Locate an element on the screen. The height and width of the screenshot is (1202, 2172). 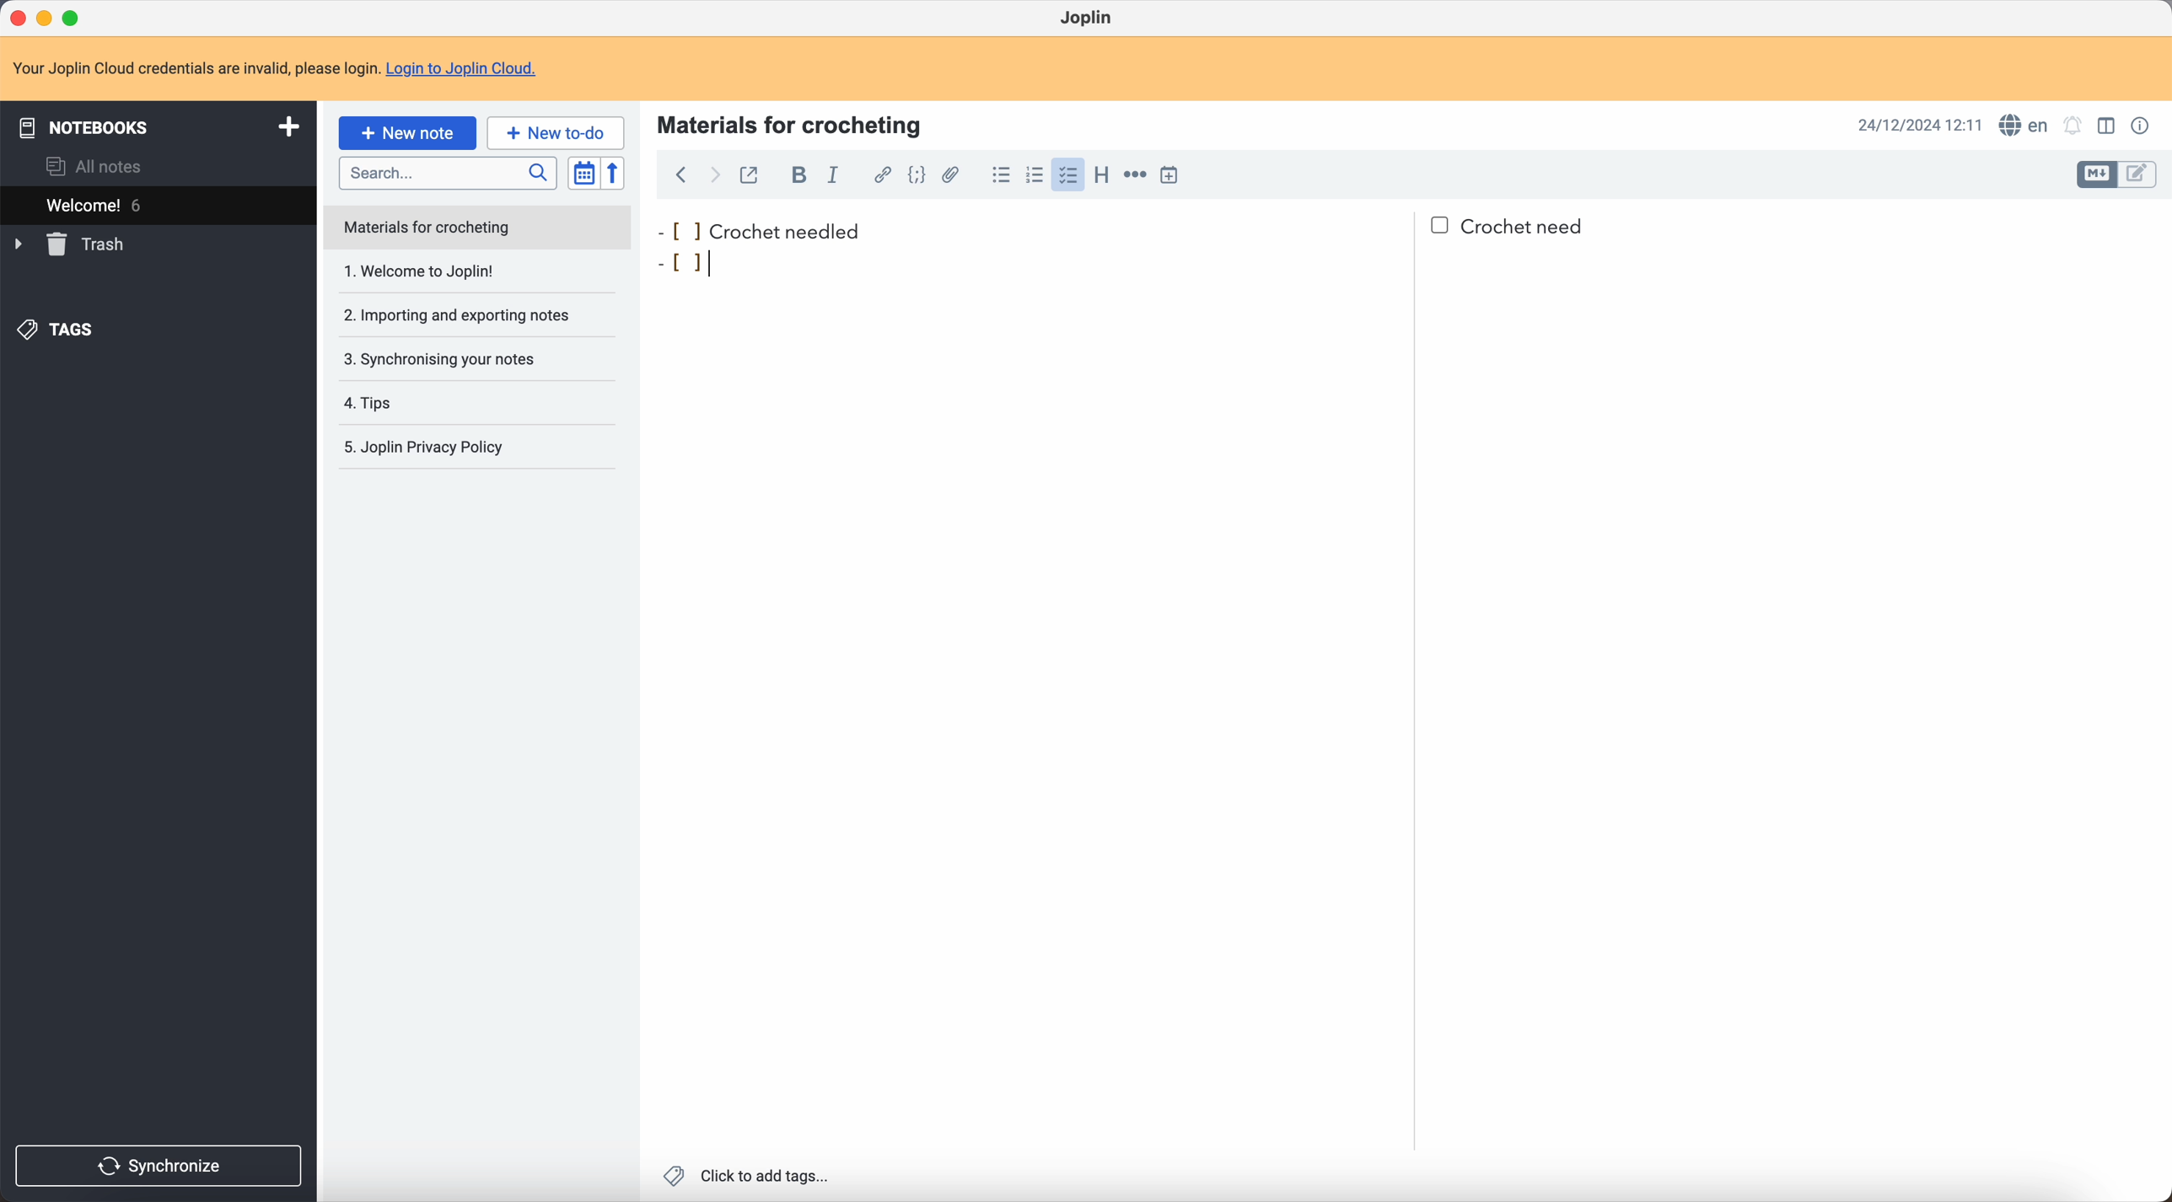
note is located at coordinates (276, 68).